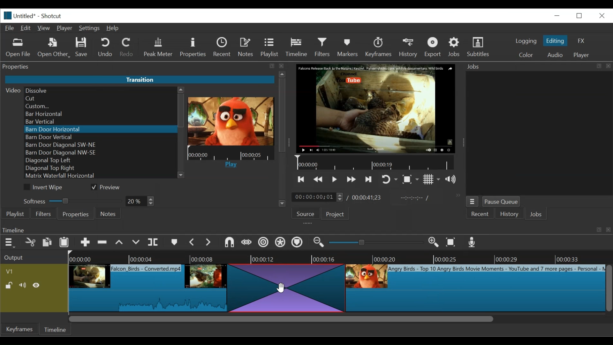 This screenshot has height=345, width=613. What do you see at coordinates (100, 98) in the screenshot?
I see `Cut` at bounding box center [100, 98].